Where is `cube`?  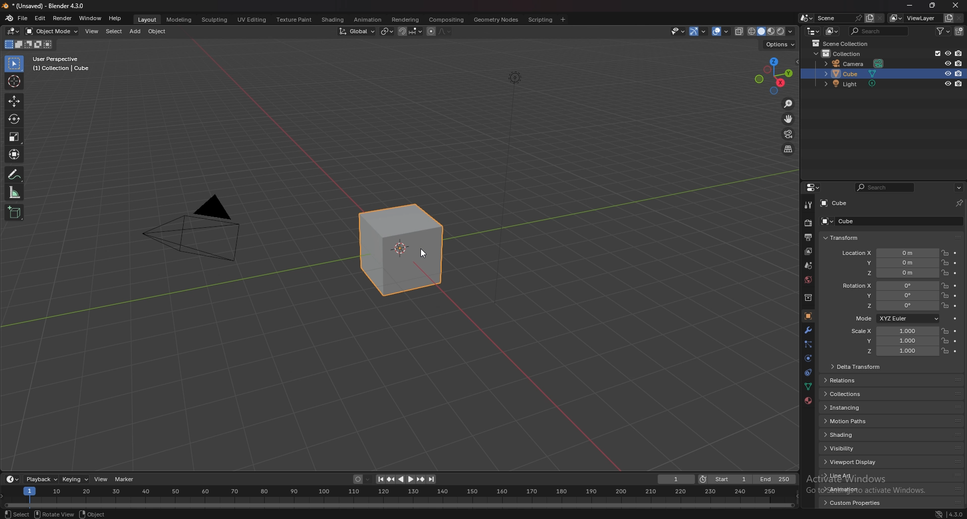
cube is located at coordinates (855, 74).